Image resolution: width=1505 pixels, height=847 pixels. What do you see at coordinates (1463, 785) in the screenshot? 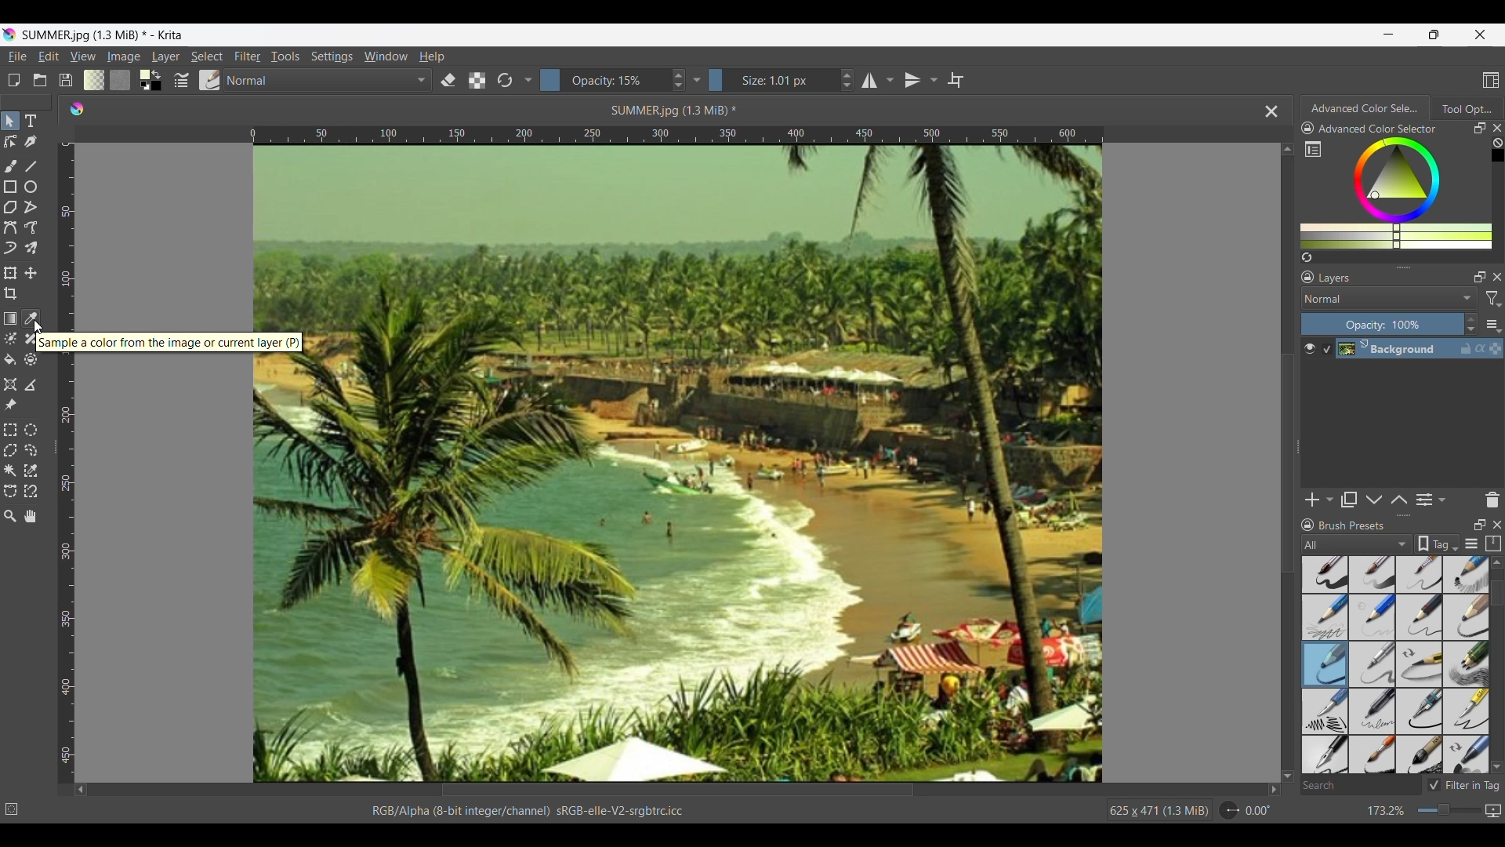
I see `Filter in Tag` at bounding box center [1463, 785].